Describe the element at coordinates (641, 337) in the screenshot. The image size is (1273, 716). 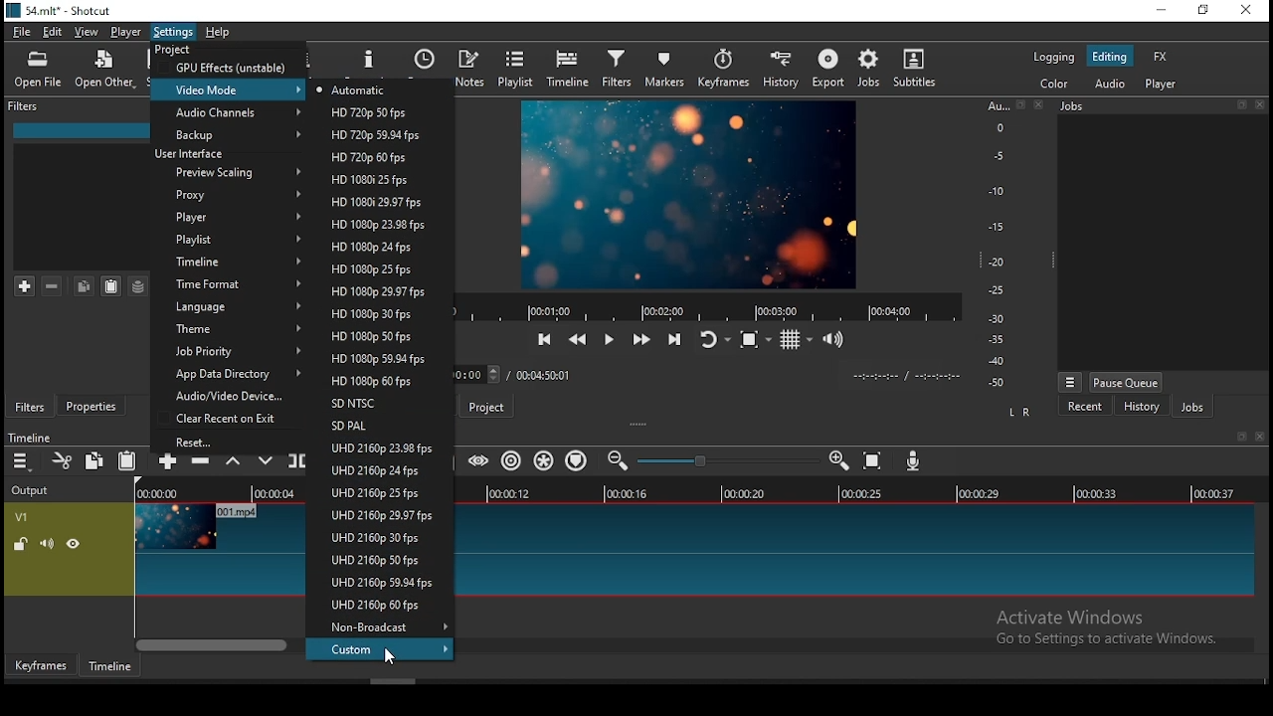
I see `play quickly forwards` at that location.